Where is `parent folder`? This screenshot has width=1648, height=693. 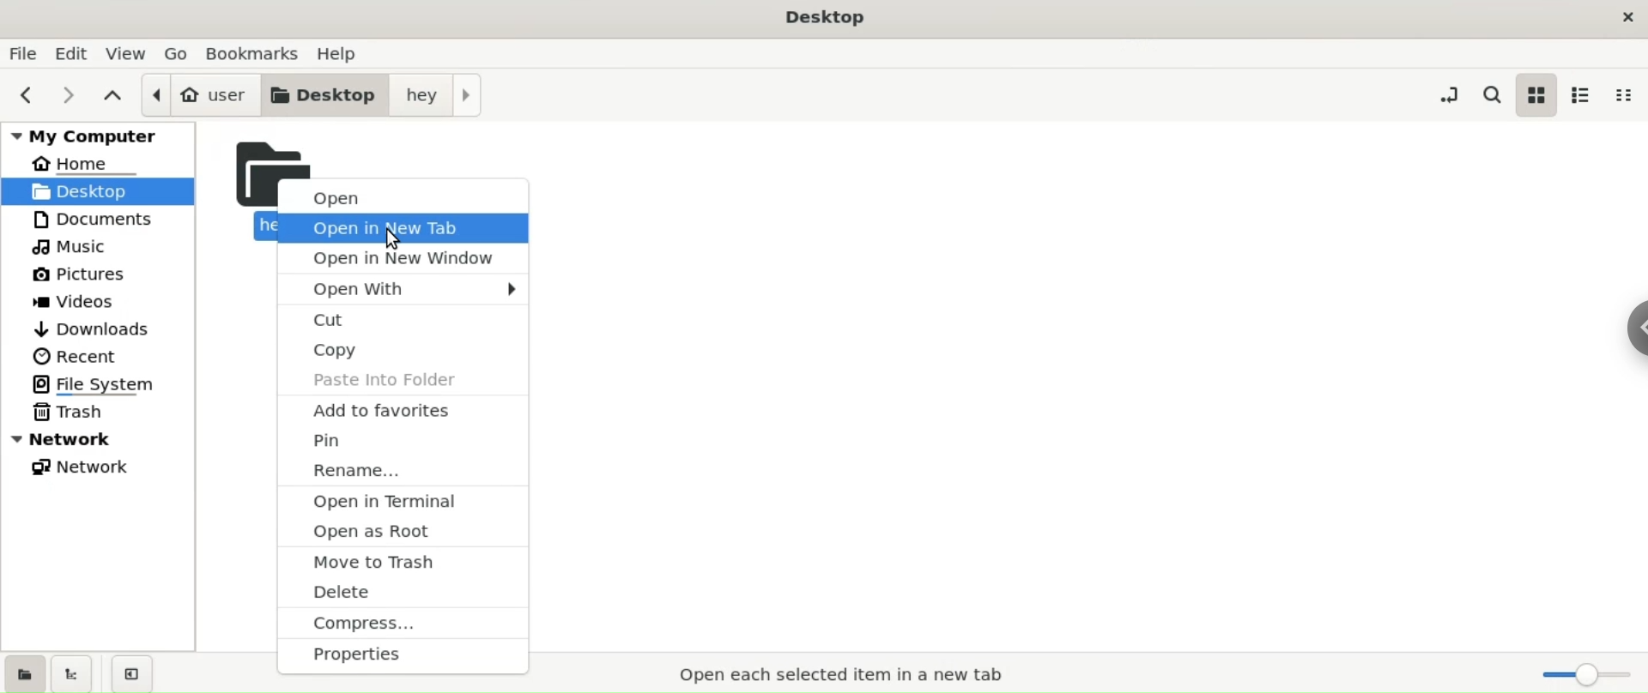
parent folder is located at coordinates (111, 96).